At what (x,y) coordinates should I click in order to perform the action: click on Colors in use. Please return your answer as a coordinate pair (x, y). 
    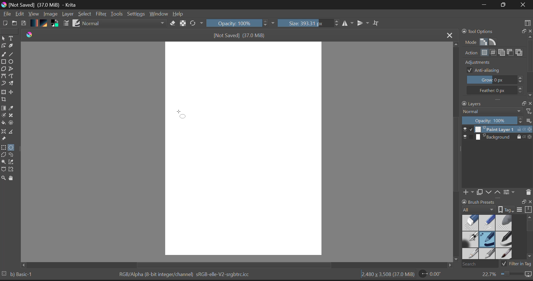
    Looking at the image, I should click on (55, 24).